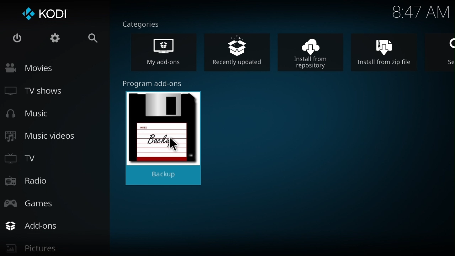 This screenshot has height=256, width=455. Describe the element at coordinates (52, 40) in the screenshot. I see `Settings` at that location.